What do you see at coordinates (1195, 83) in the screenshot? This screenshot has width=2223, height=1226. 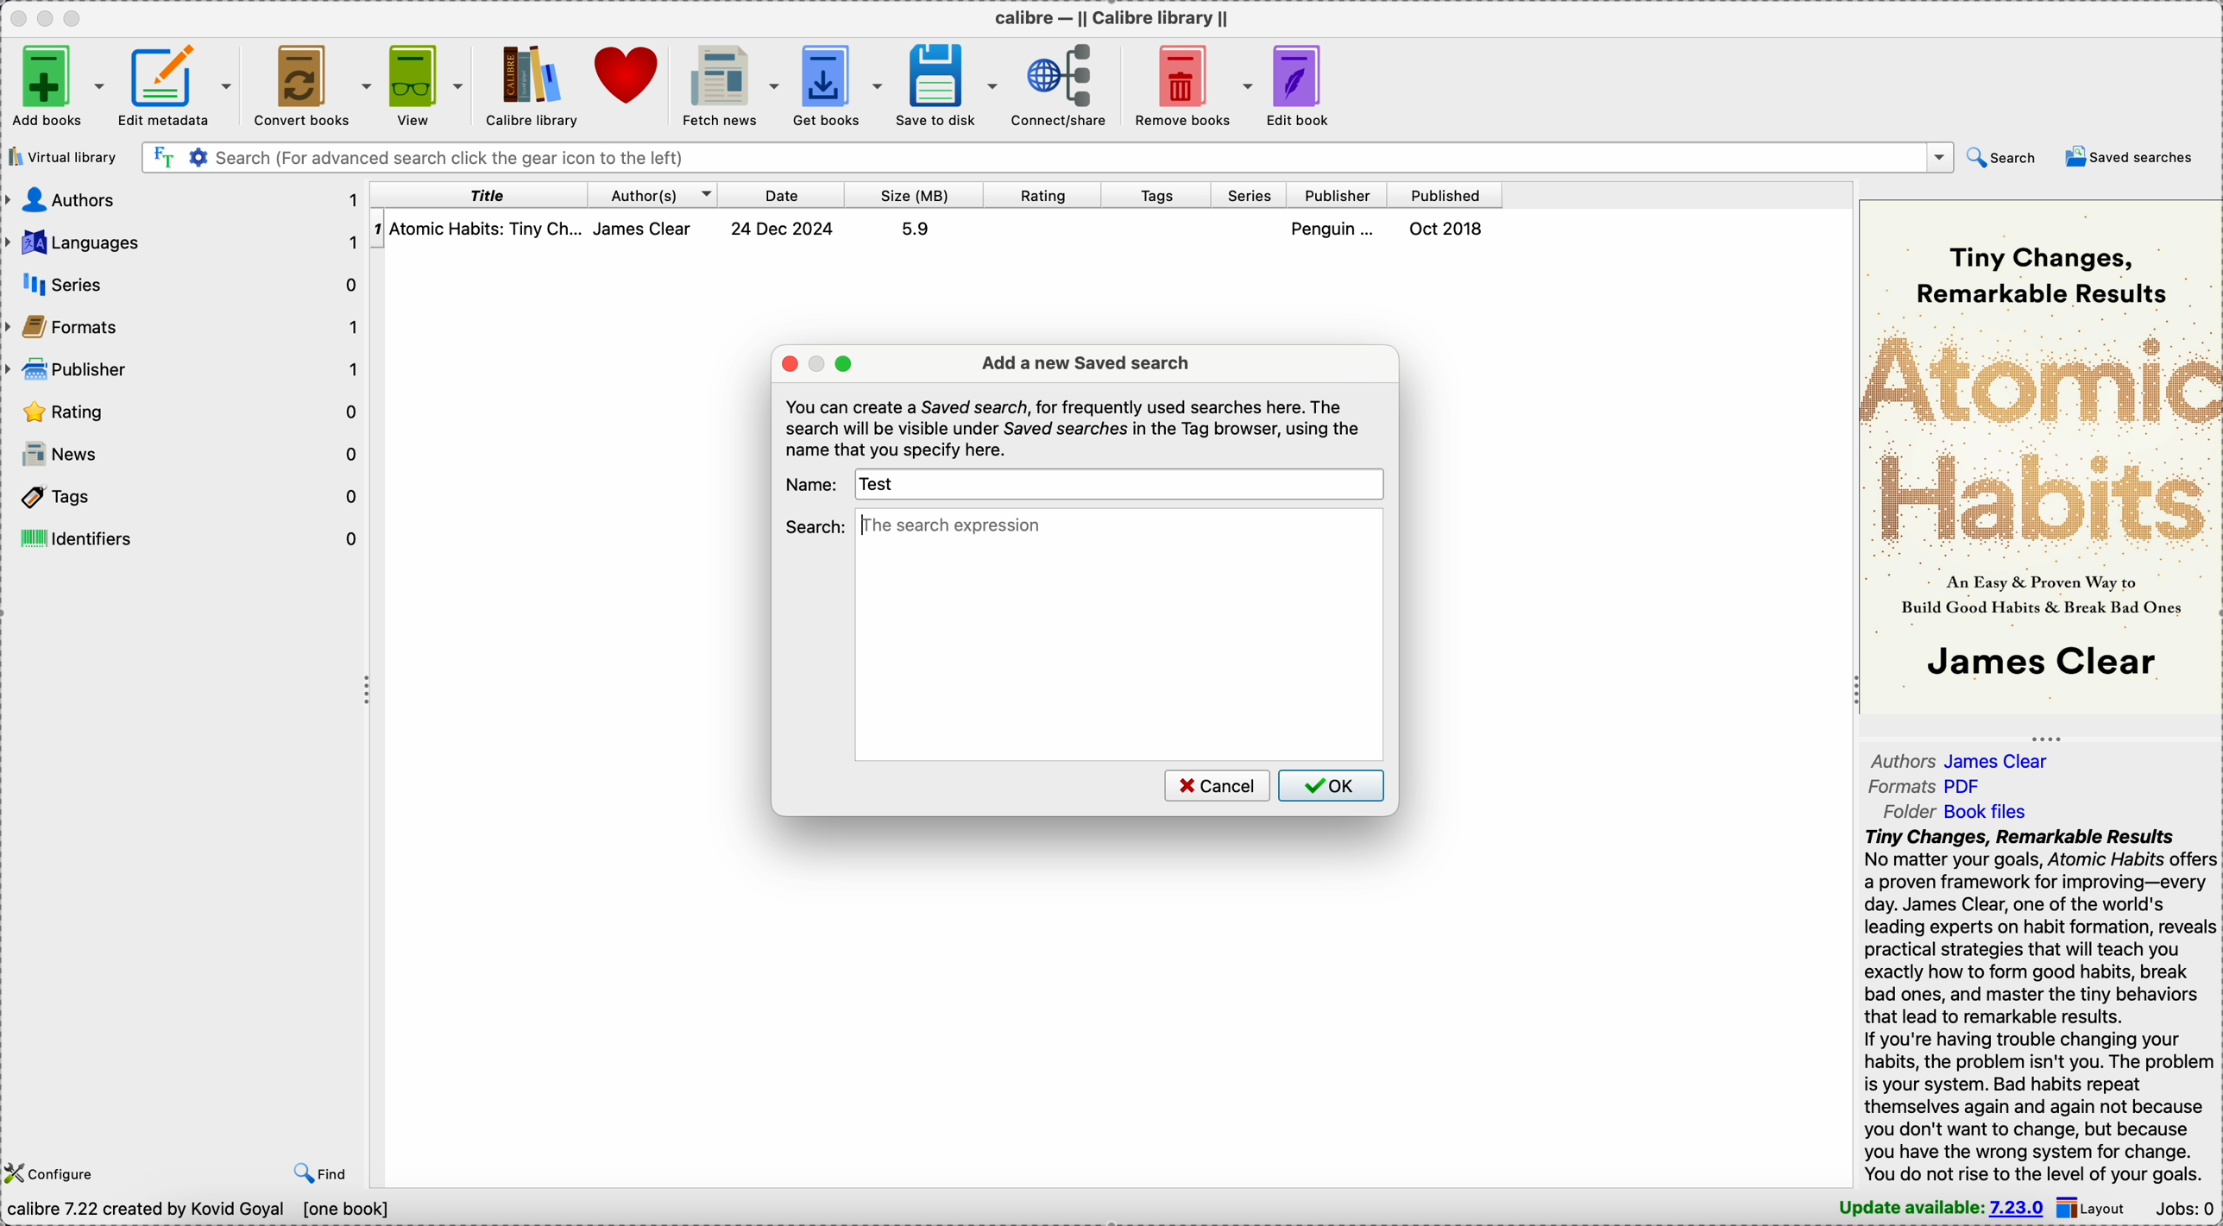 I see `remove books` at bounding box center [1195, 83].